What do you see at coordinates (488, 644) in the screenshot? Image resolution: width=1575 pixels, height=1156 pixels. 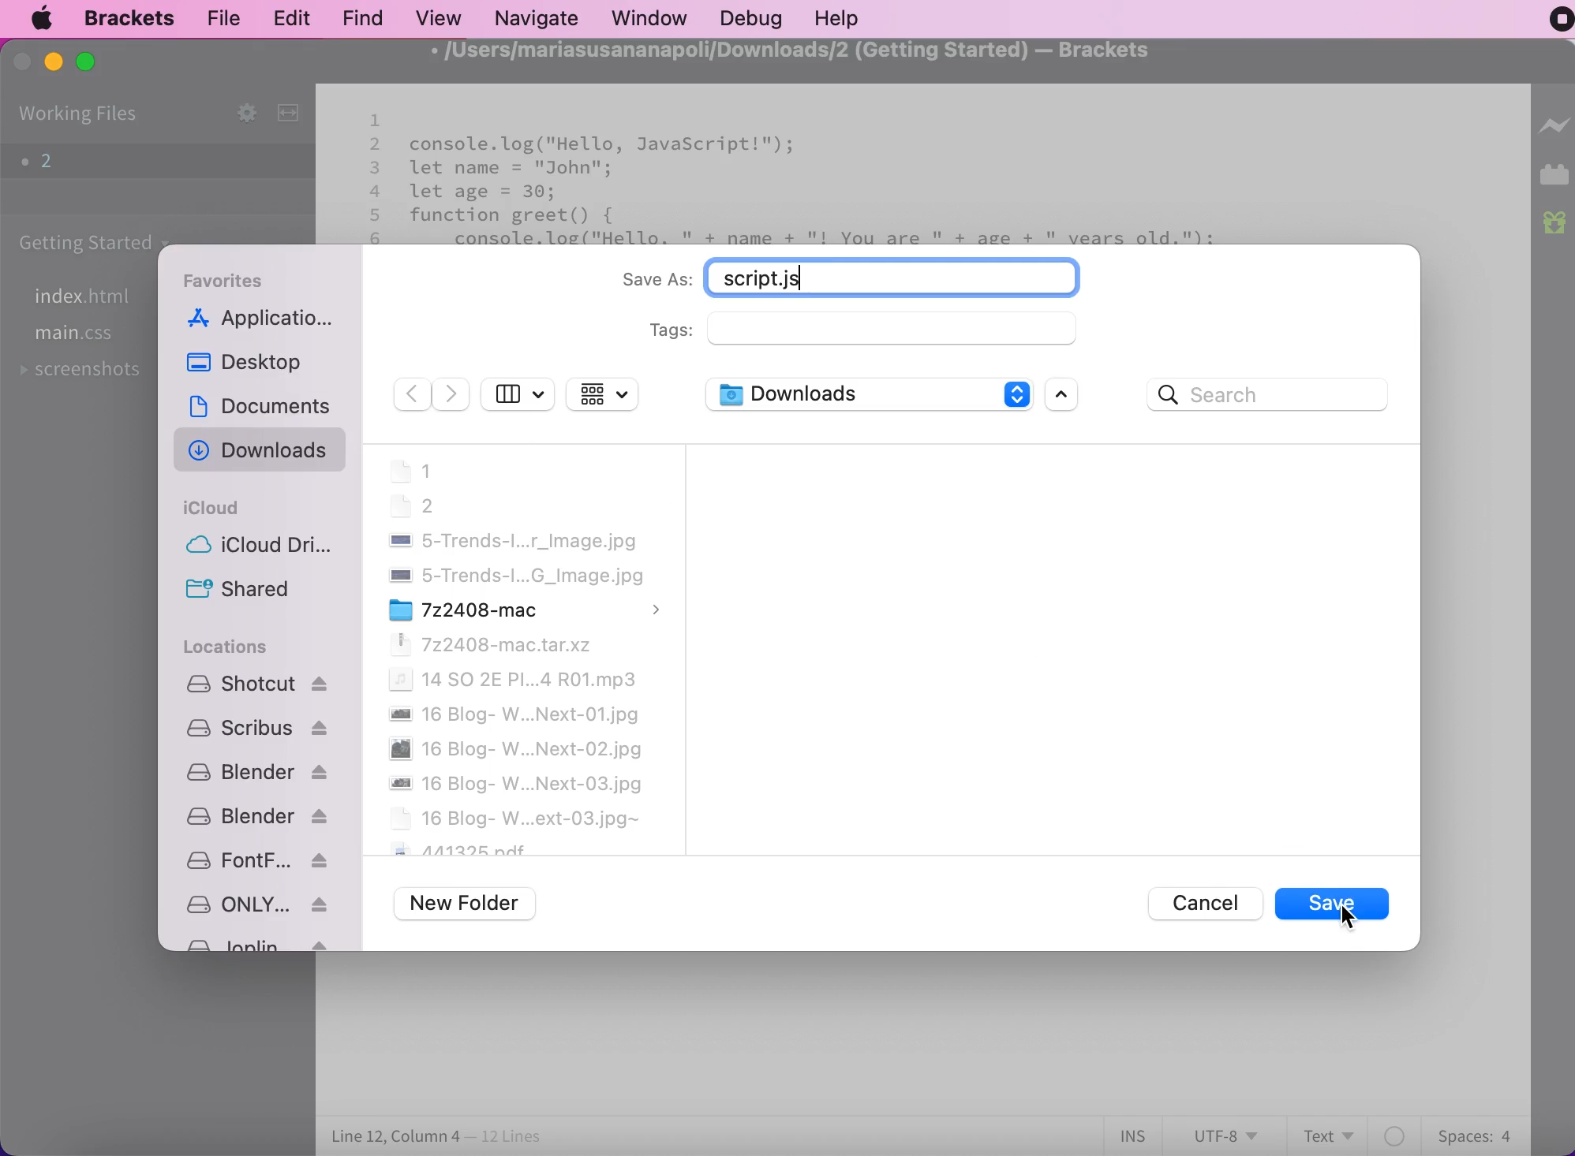 I see `7z2408-mac.tar.xz` at bounding box center [488, 644].